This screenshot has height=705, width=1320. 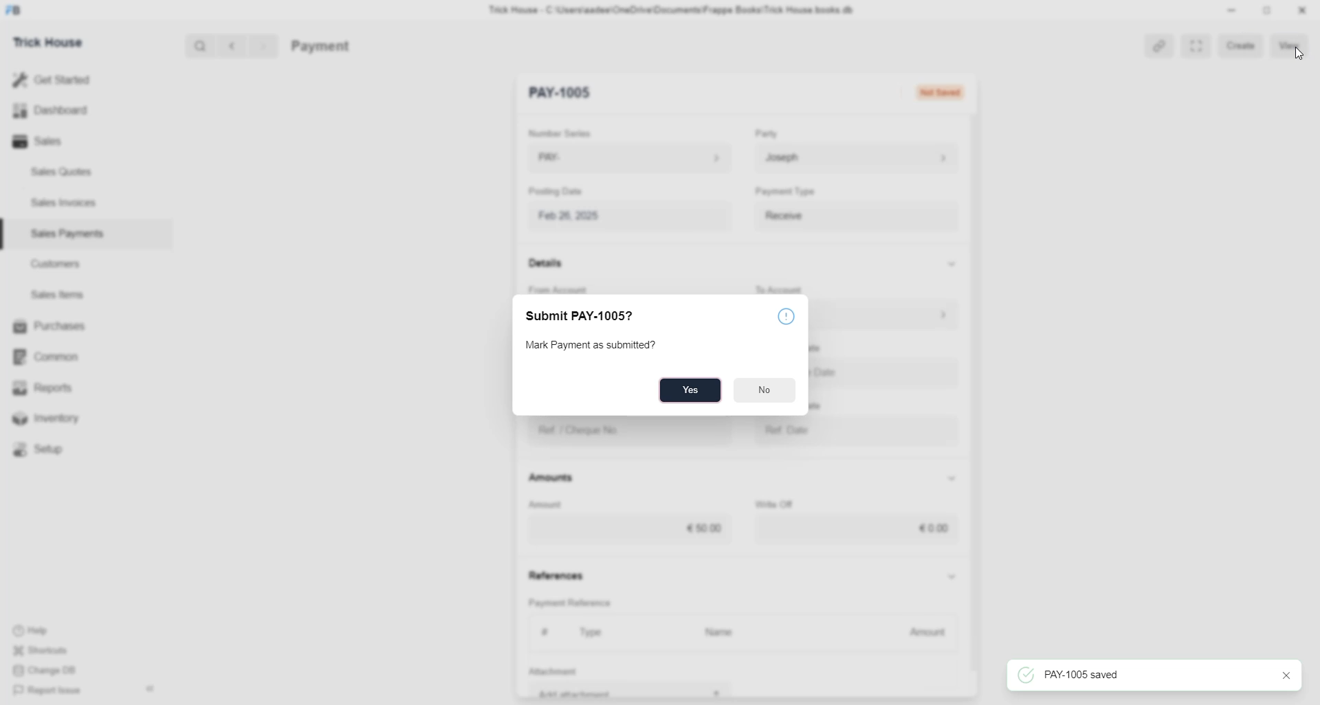 I want to click on Get Started, so click(x=52, y=80).